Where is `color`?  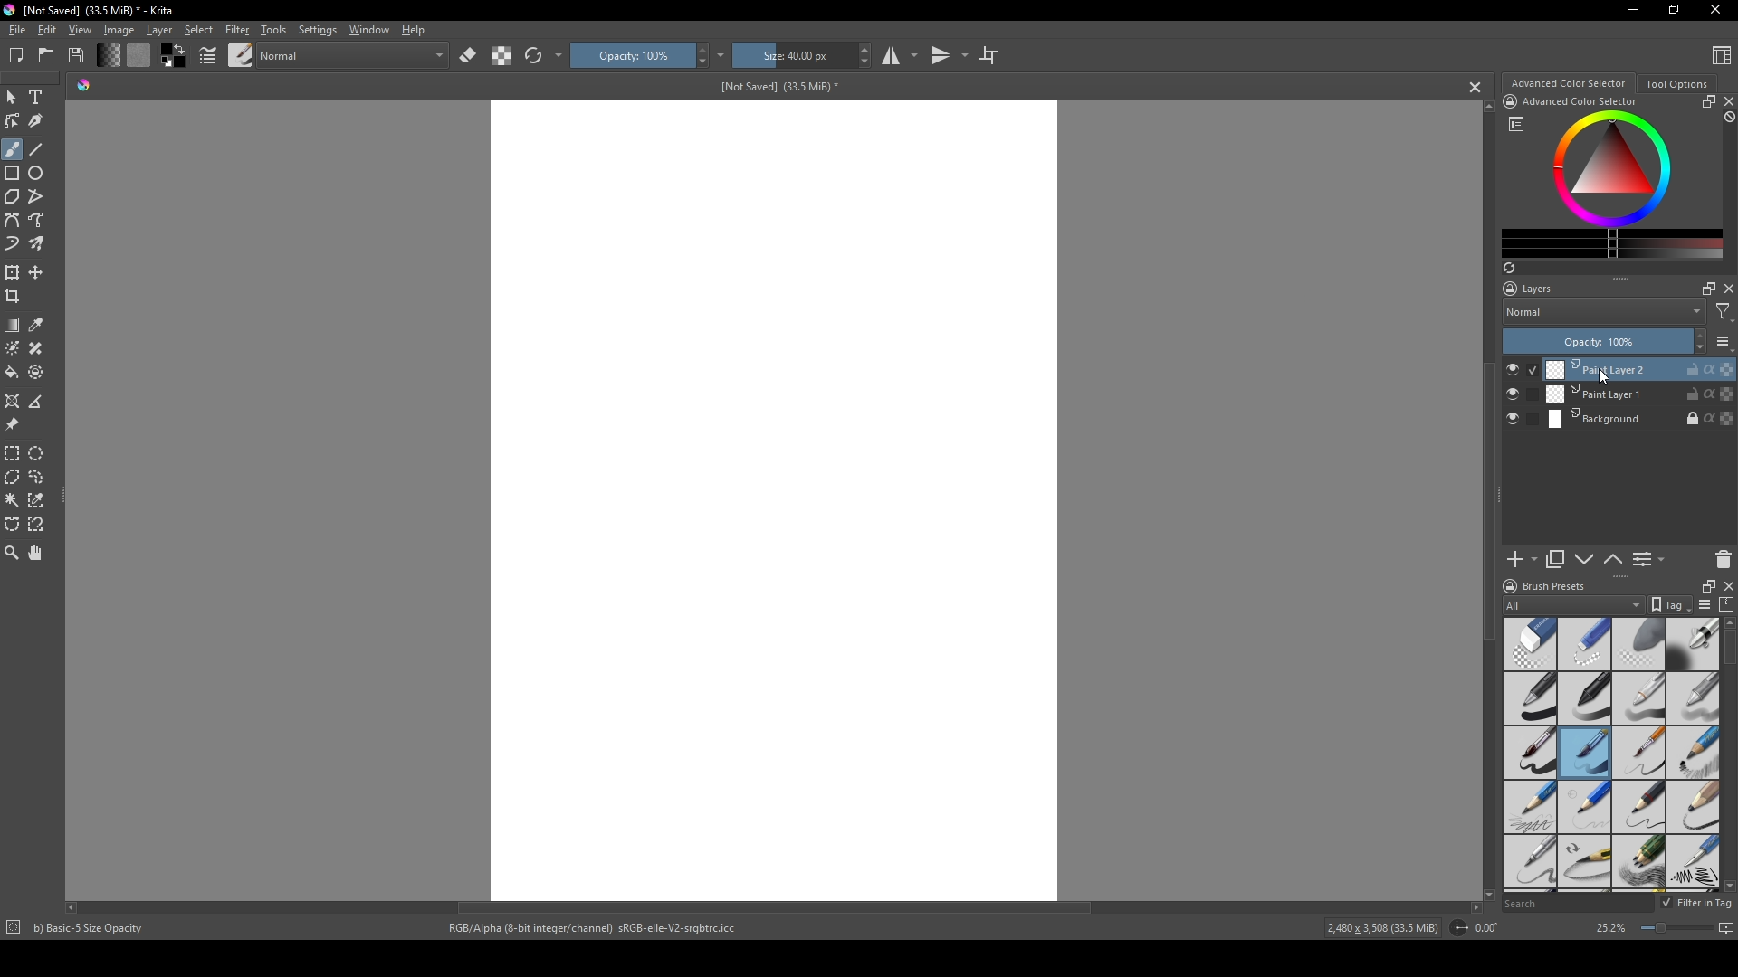 color is located at coordinates (138, 55).